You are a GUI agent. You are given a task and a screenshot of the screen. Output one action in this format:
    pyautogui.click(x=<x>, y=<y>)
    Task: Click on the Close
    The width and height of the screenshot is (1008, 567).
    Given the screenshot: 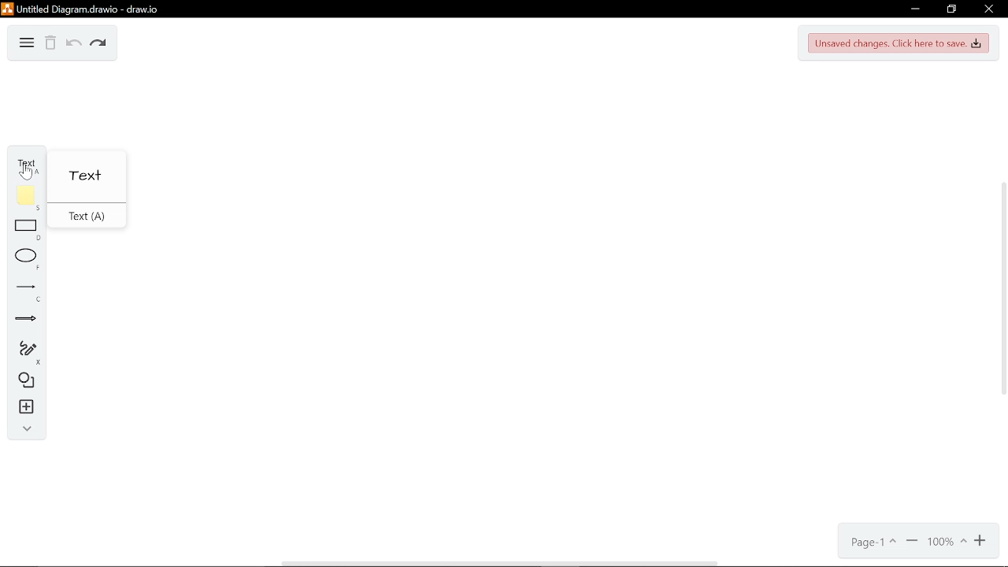 What is the action you would take?
    pyautogui.click(x=988, y=9)
    